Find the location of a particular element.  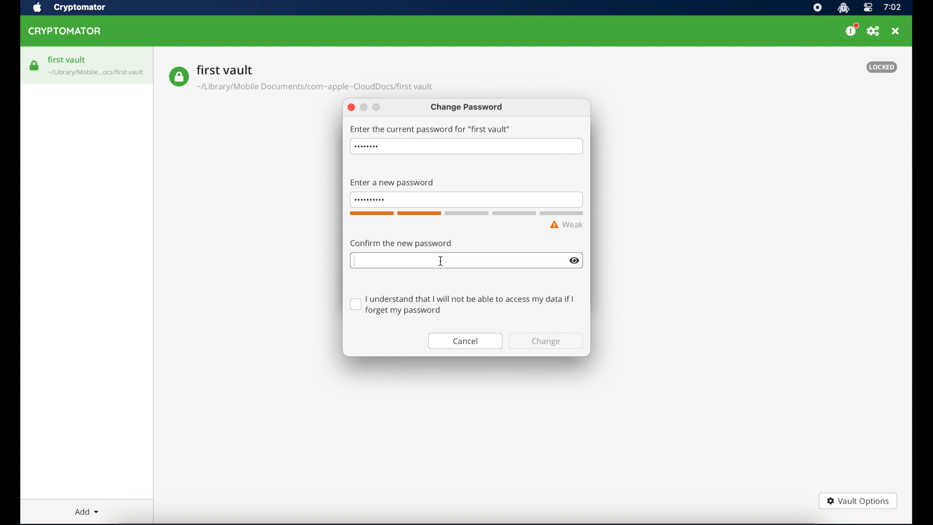

enter new password  is located at coordinates (392, 183).